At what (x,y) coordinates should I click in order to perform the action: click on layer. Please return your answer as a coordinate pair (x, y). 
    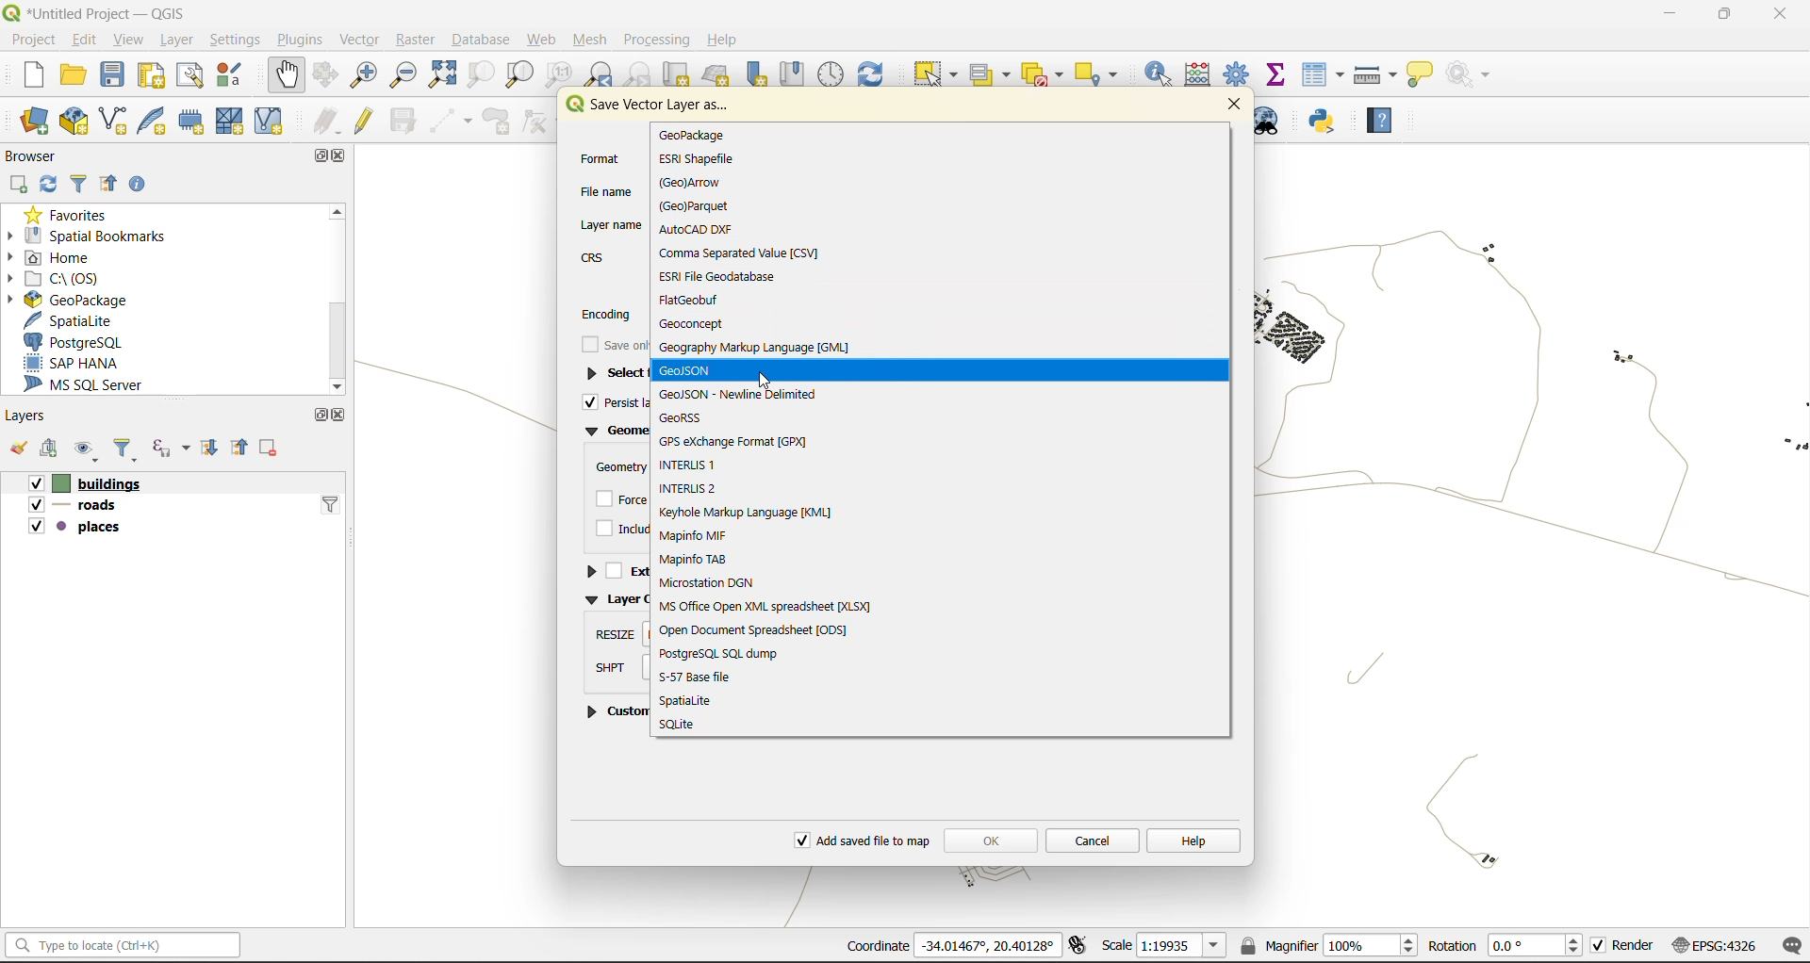
    Looking at the image, I should click on (175, 41).